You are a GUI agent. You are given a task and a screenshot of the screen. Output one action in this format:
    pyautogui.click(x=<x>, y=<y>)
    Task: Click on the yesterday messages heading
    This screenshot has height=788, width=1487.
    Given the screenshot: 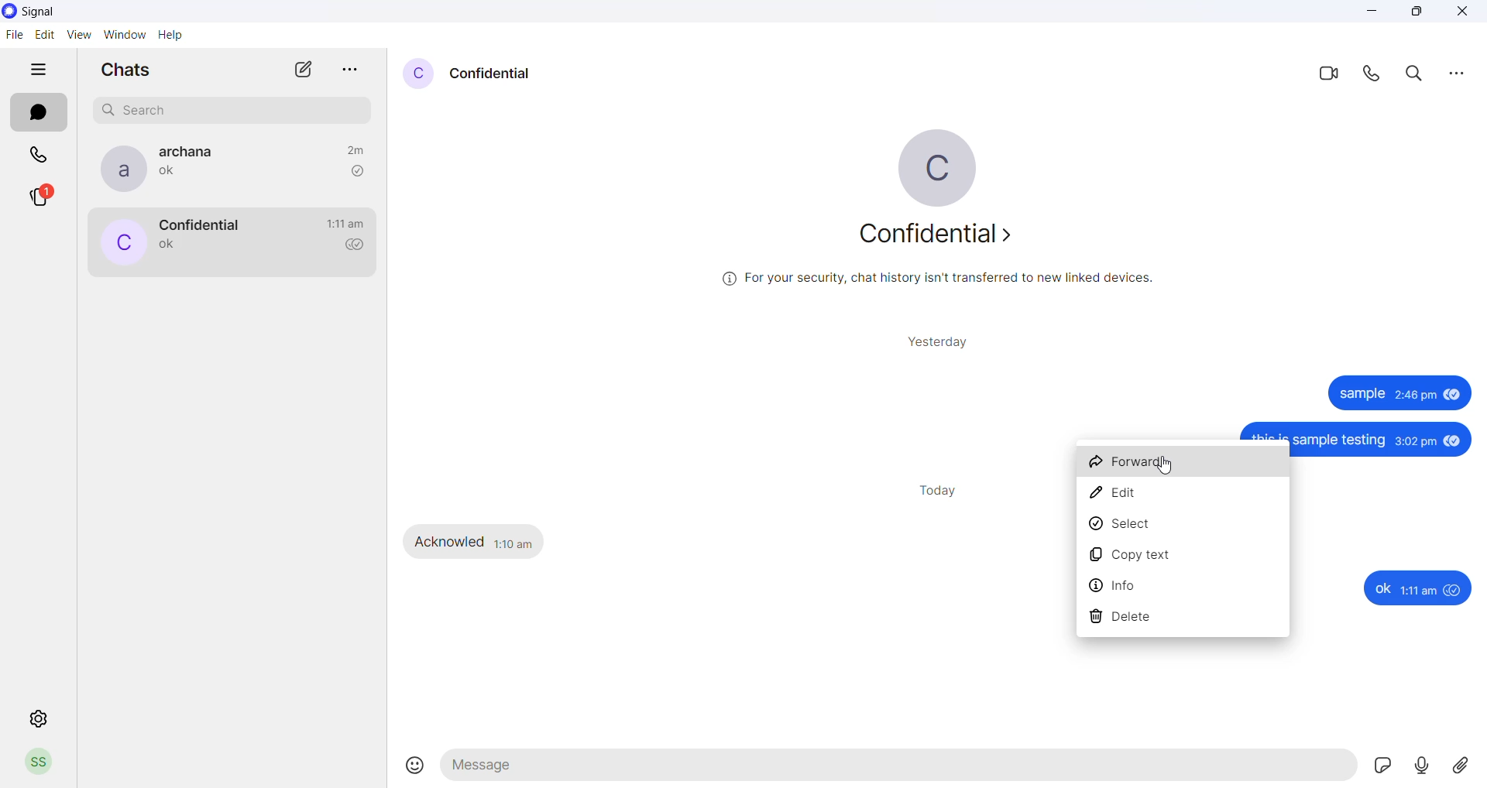 What is the action you would take?
    pyautogui.click(x=936, y=338)
    